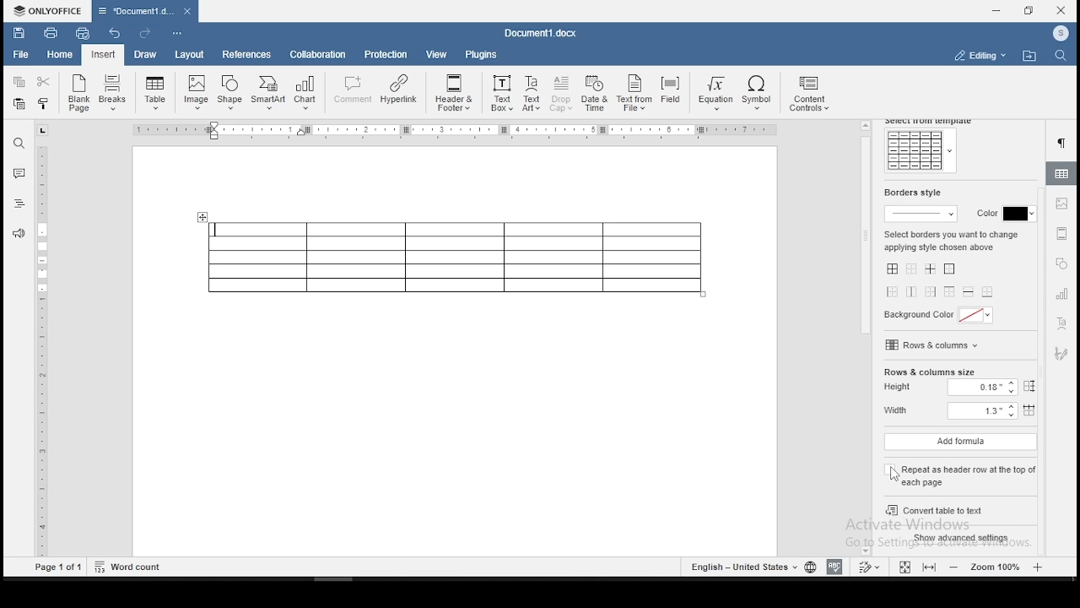 The image size is (1080, 608). Describe the element at coordinates (155, 93) in the screenshot. I see `insert a table` at that location.